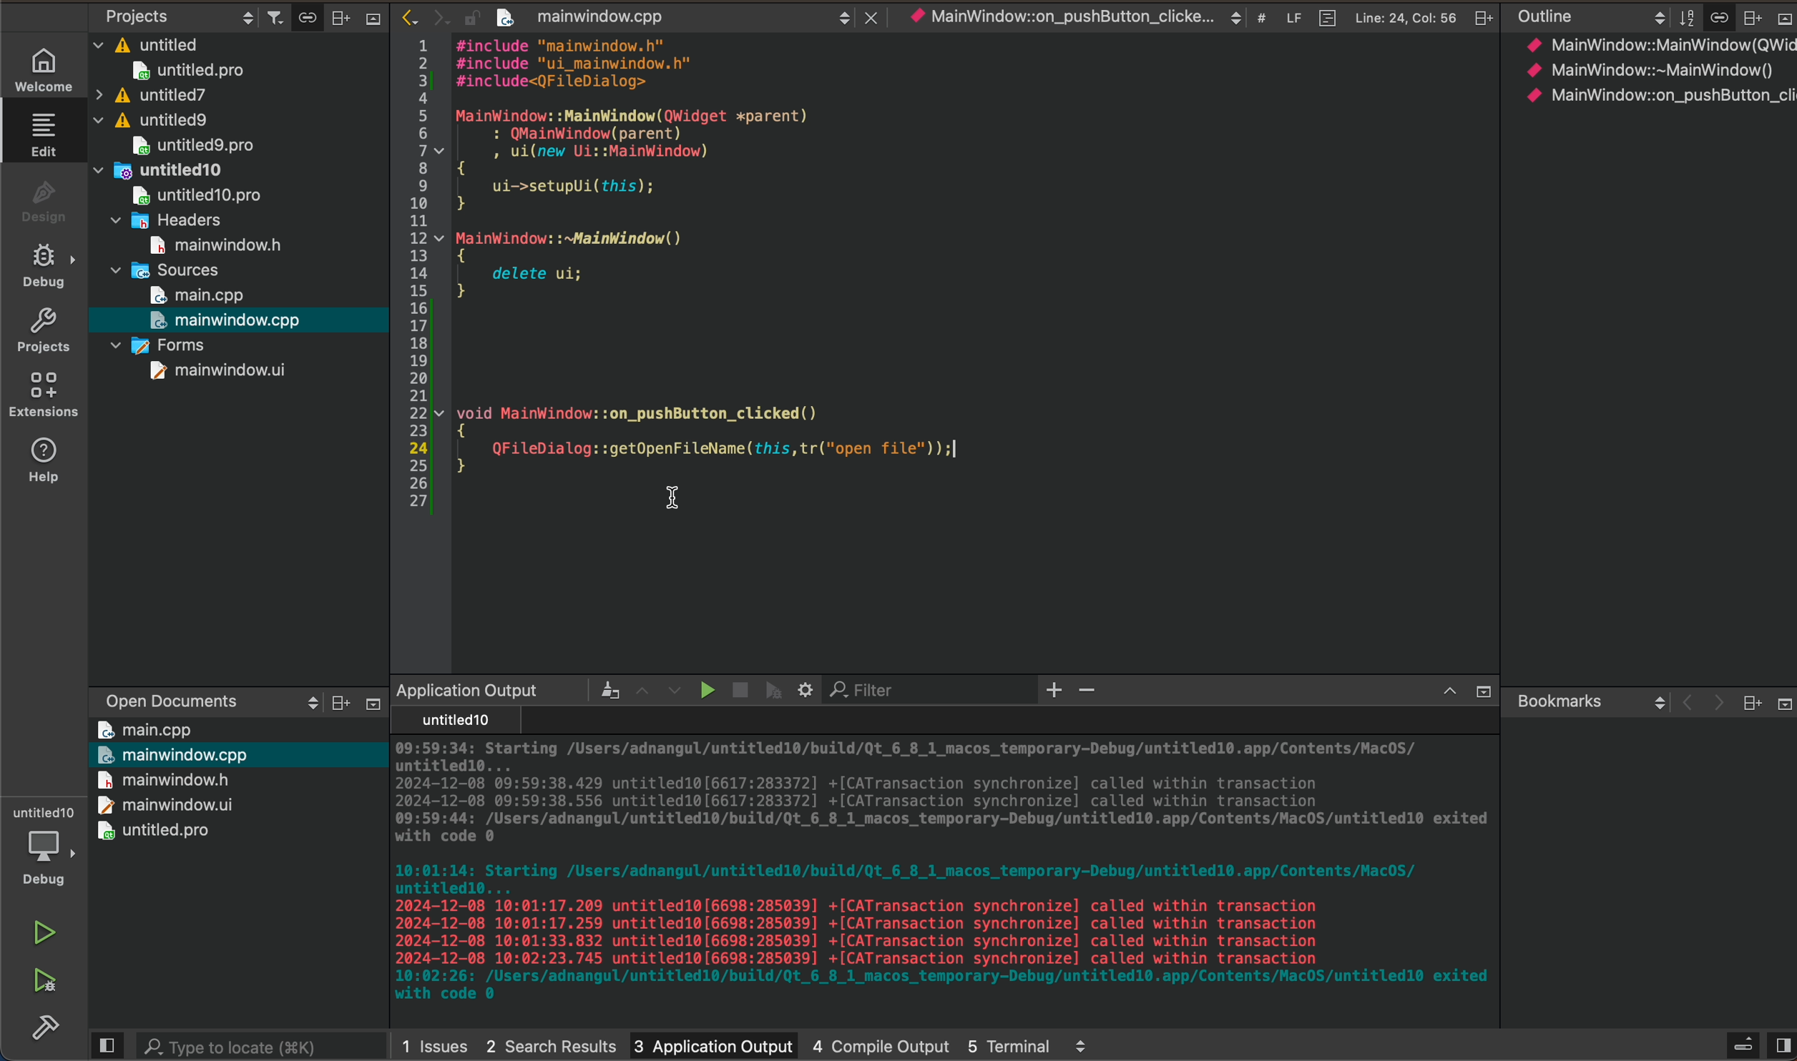 The height and width of the screenshot is (1061, 1797). Describe the element at coordinates (411, 277) in the screenshot. I see `row number` at that location.